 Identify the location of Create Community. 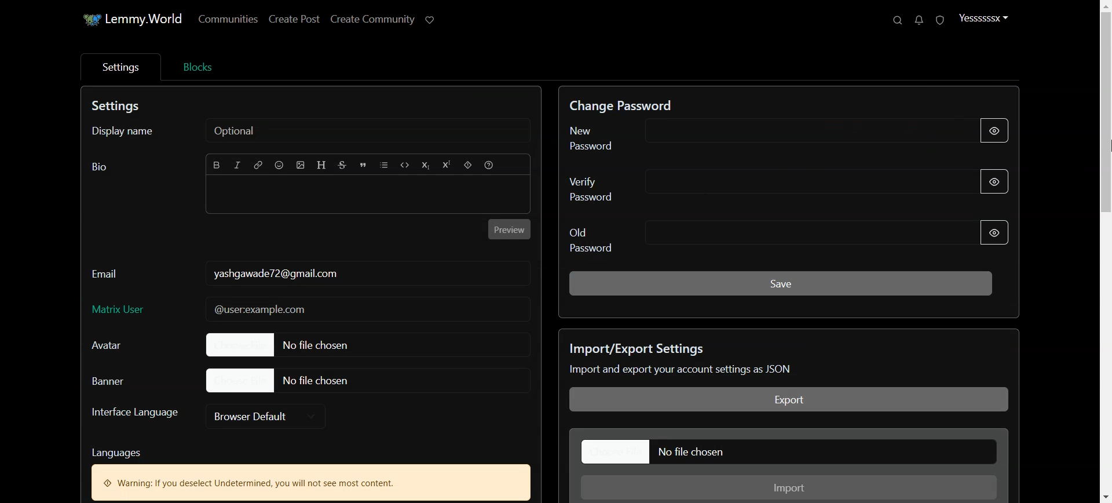
(372, 20).